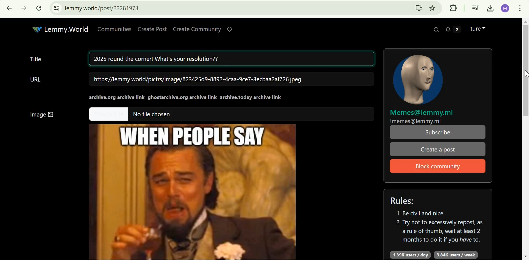  I want to click on Memes@lemmy.ml, so click(422, 113).